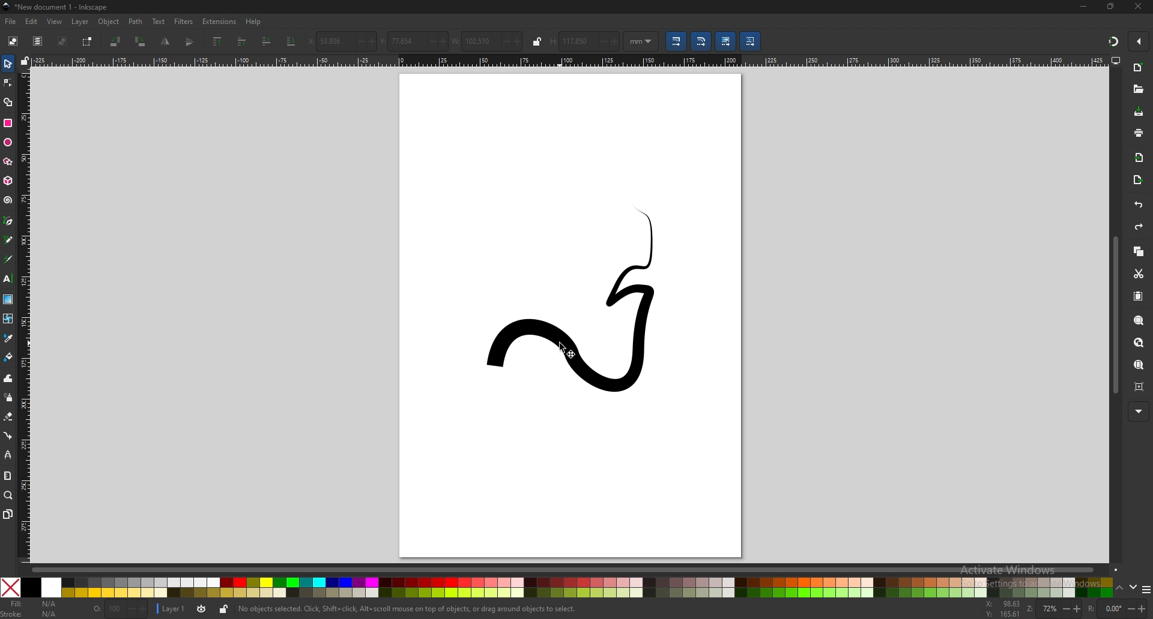 Image resolution: width=1153 pixels, height=619 pixels. Describe the element at coordinates (13, 40) in the screenshot. I see `select all objects` at that location.